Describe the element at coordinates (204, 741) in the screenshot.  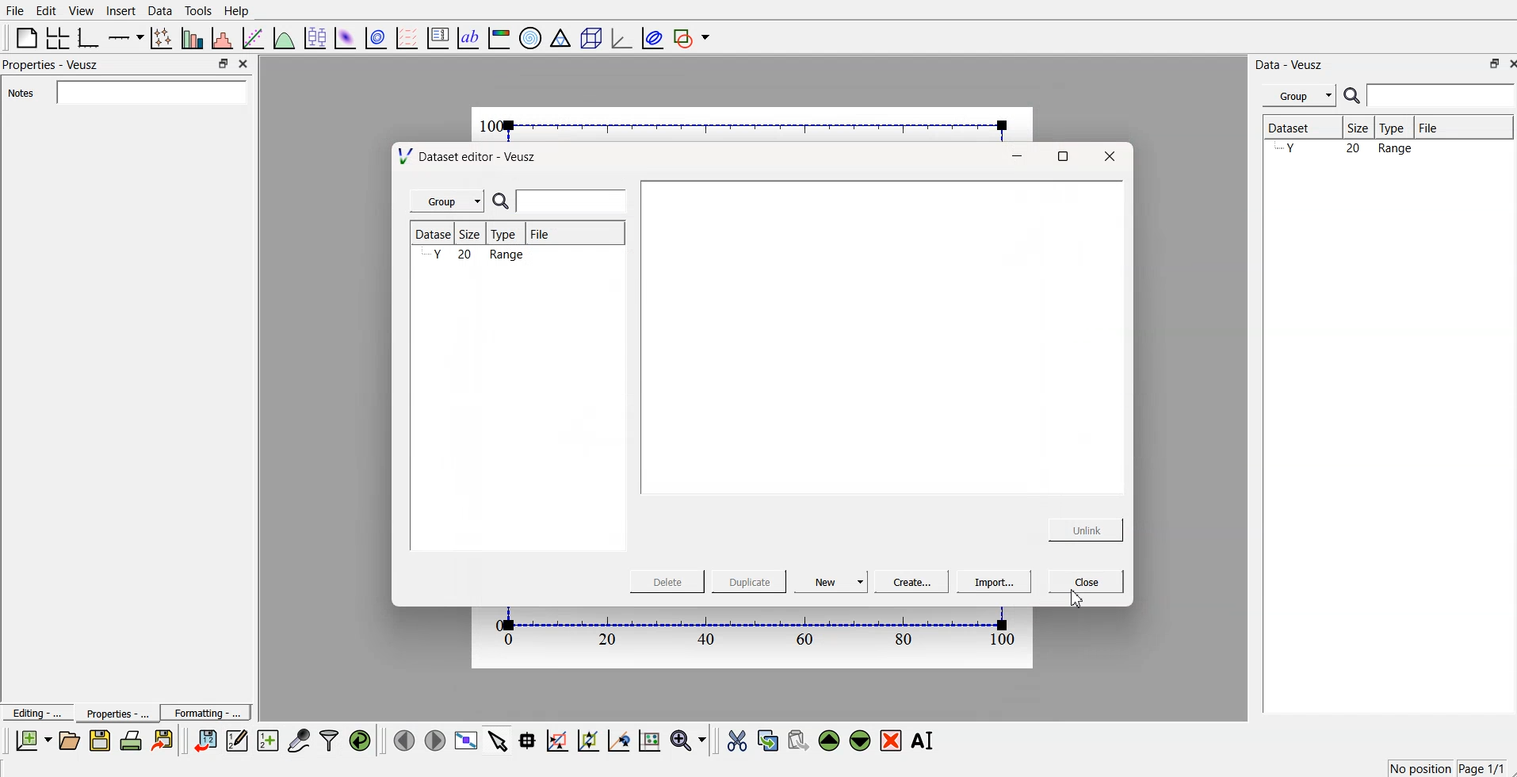
I see `Enter dataset into Veusz` at that location.